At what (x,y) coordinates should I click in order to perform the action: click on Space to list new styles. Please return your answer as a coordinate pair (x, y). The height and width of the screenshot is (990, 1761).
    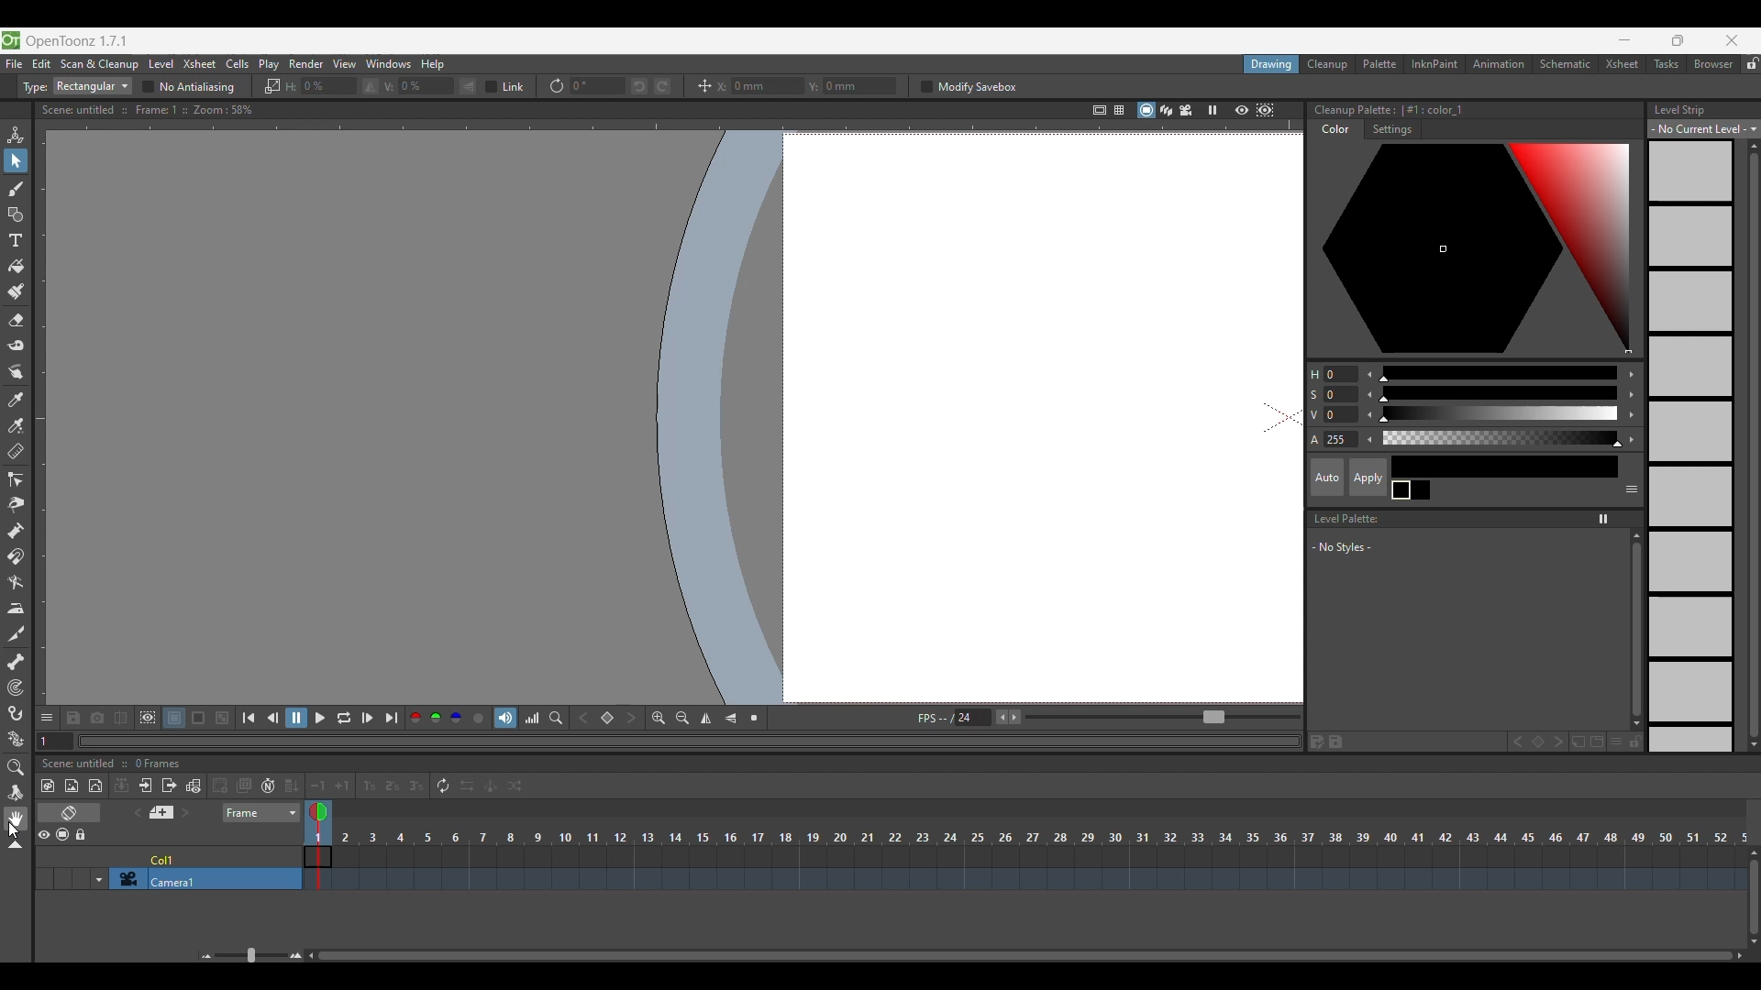
    Looking at the image, I should click on (1346, 600).